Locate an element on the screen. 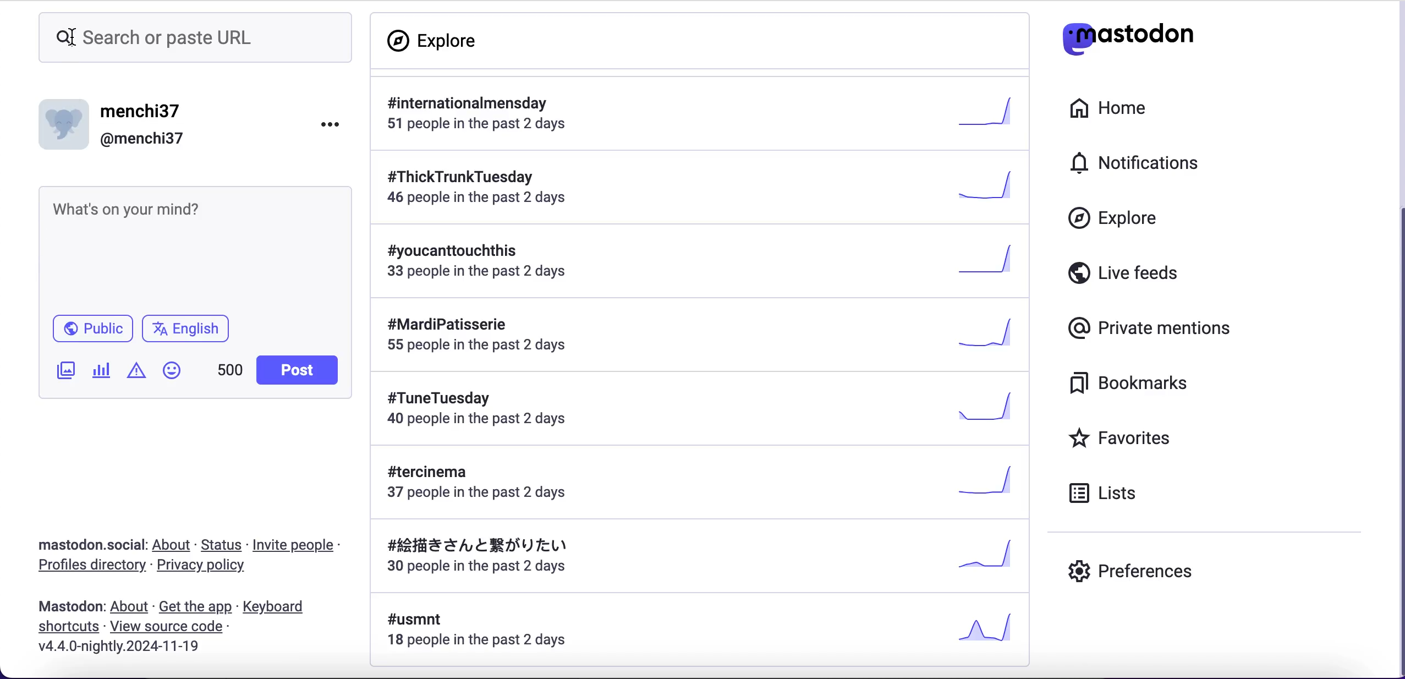 This screenshot has width=1405, height=679. #youcanttouchthis is located at coordinates (698, 267).